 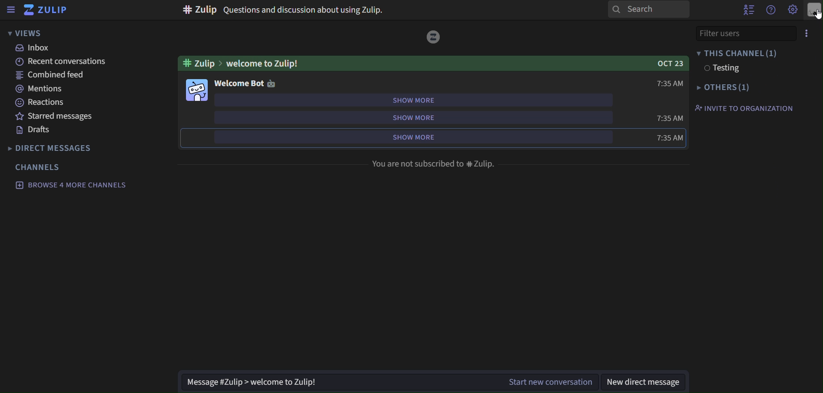 I want to click on recent conversations, so click(x=59, y=62).